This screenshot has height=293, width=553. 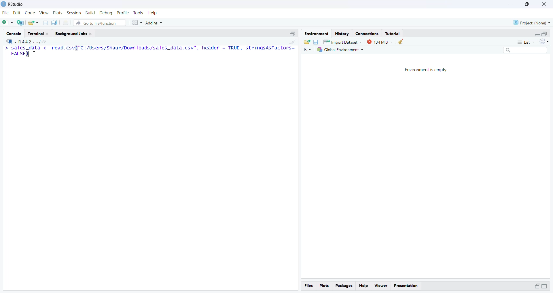 What do you see at coordinates (34, 23) in the screenshot?
I see `Open an existing file(Ctrl+o)` at bounding box center [34, 23].